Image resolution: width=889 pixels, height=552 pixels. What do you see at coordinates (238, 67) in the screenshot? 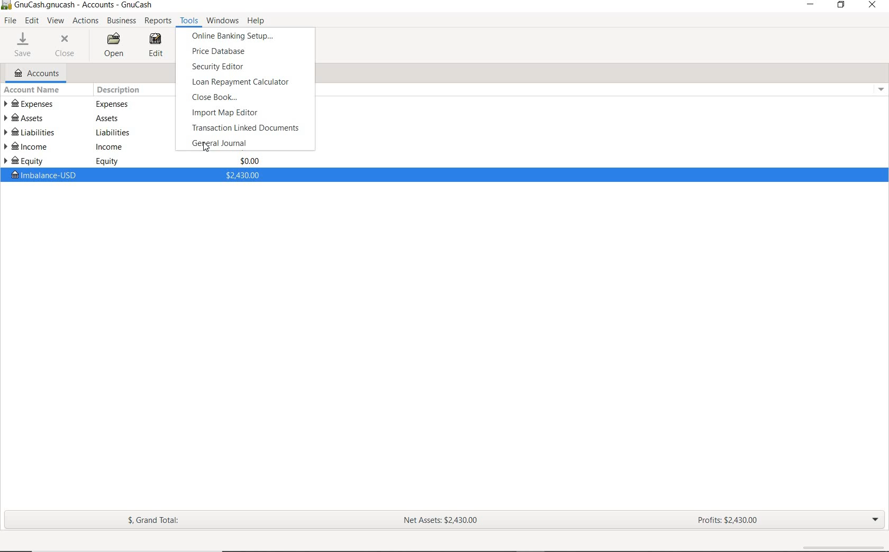
I see `SECURITY EDITOR` at bounding box center [238, 67].